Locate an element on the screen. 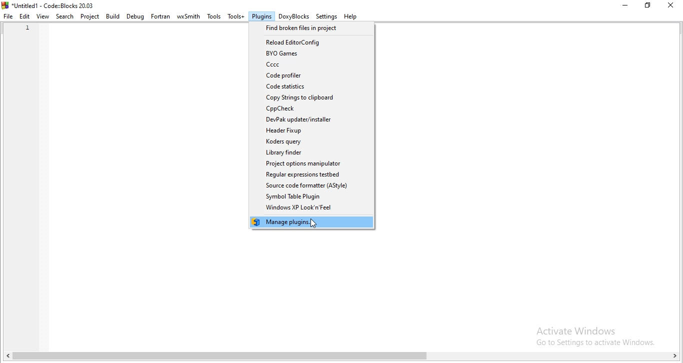 This screenshot has height=363, width=683. wxSmith is located at coordinates (188, 15).